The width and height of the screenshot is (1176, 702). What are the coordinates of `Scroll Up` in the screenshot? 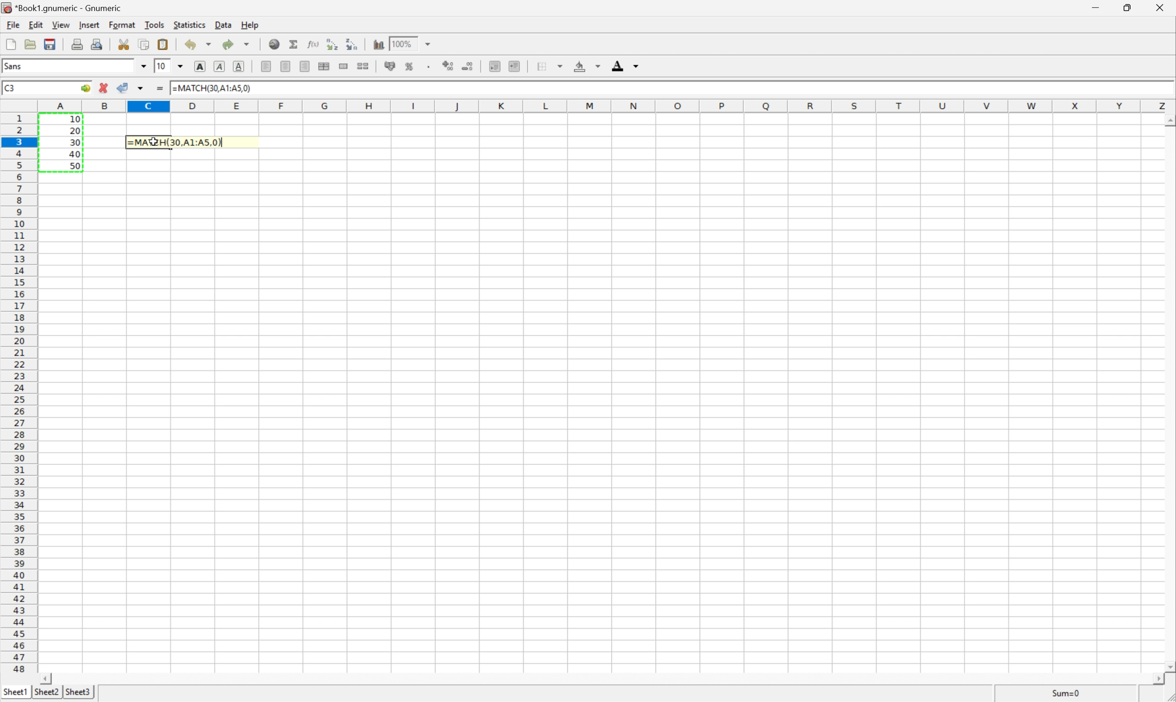 It's located at (1169, 120).